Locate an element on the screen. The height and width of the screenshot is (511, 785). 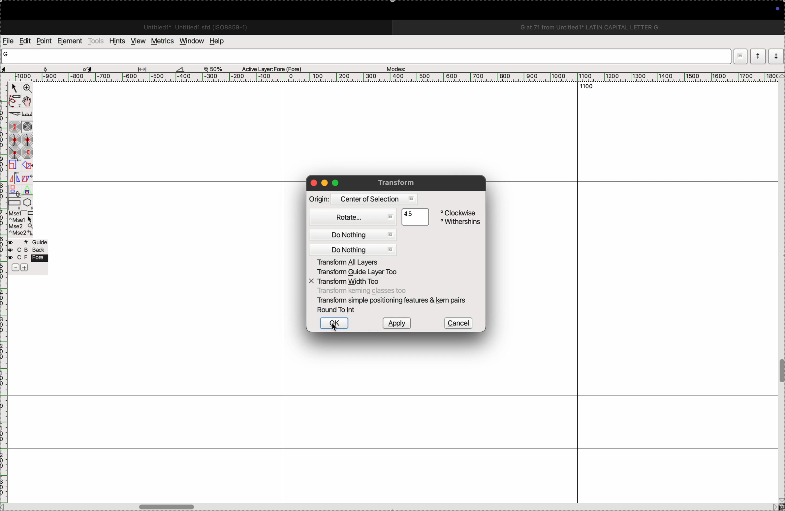
cursor is located at coordinates (334, 330).